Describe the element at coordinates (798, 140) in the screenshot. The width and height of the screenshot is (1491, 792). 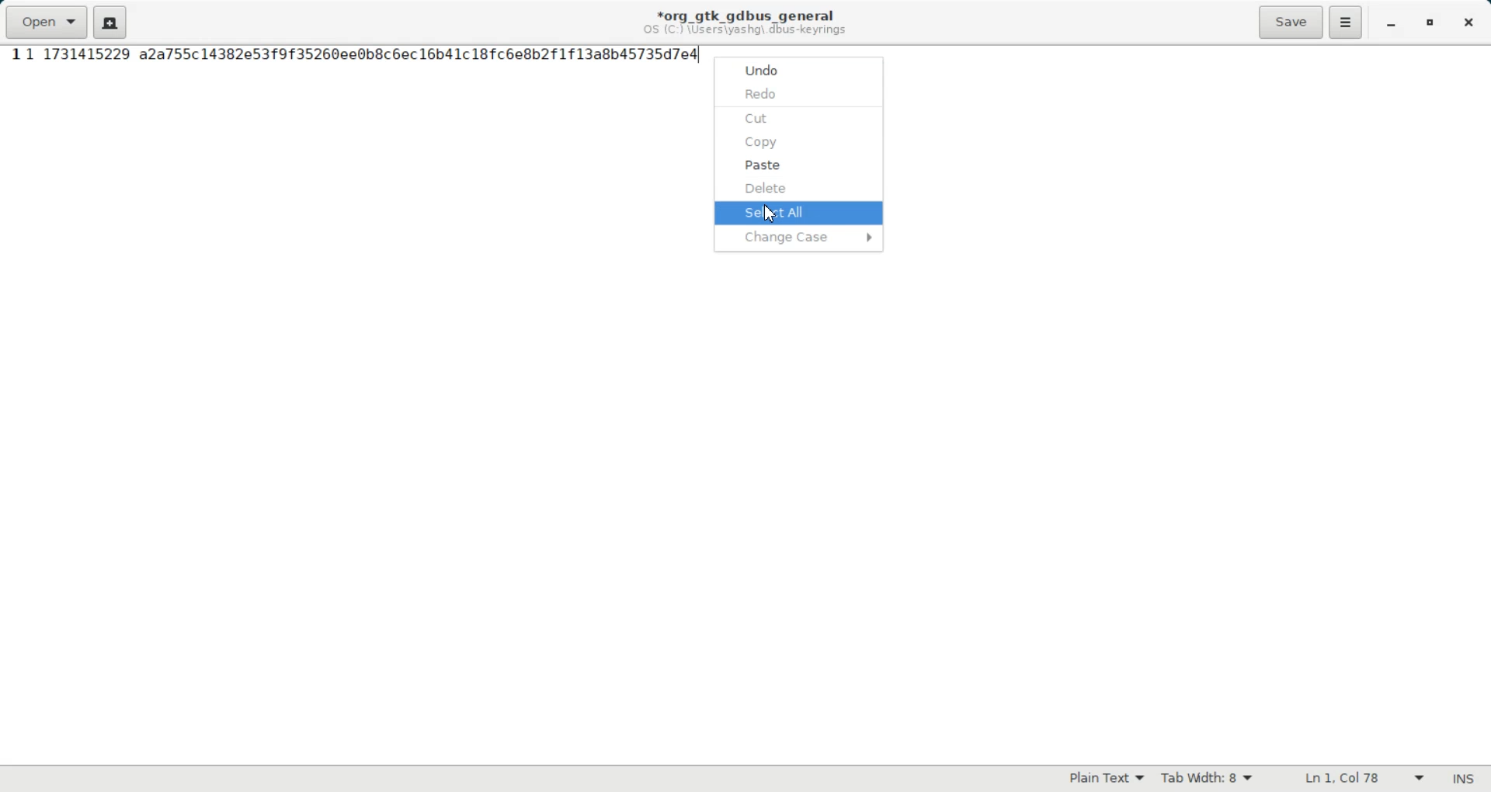
I see `Copy` at that location.